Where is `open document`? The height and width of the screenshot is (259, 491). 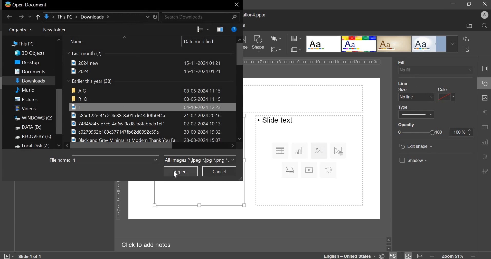 open document is located at coordinates (26, 5).